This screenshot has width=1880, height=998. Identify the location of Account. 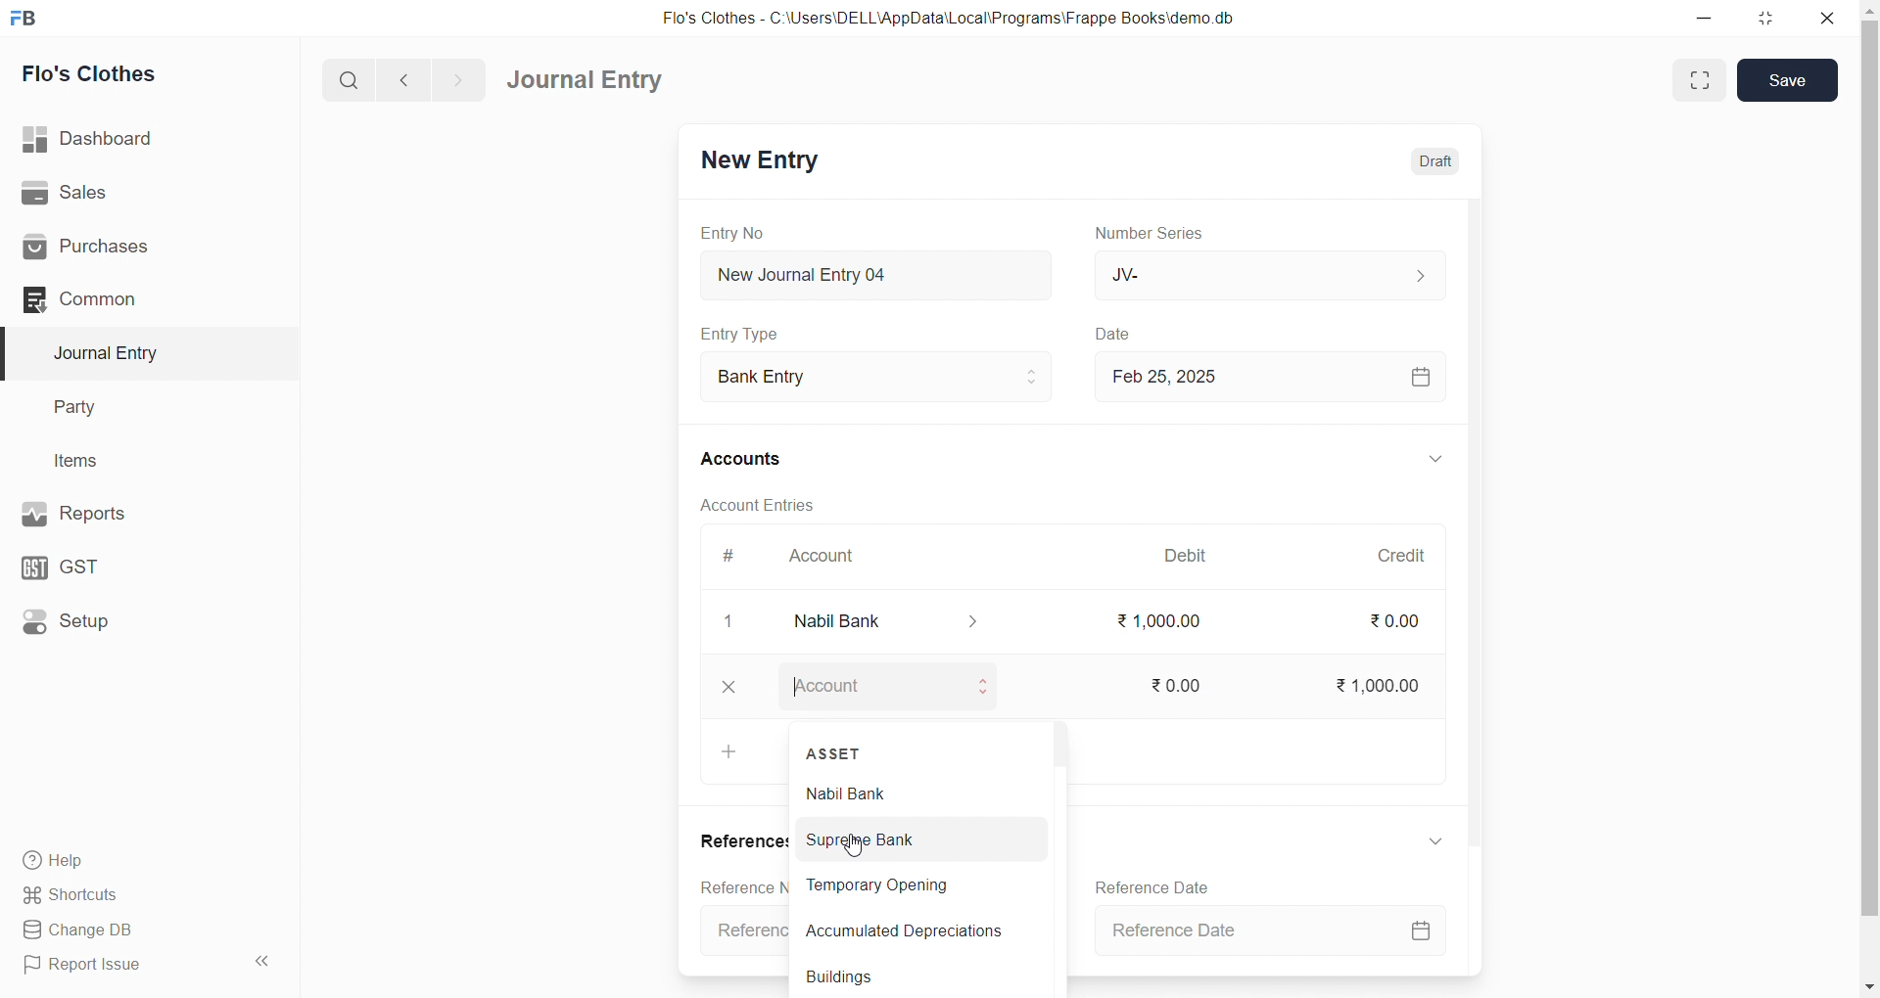
(889, 690).